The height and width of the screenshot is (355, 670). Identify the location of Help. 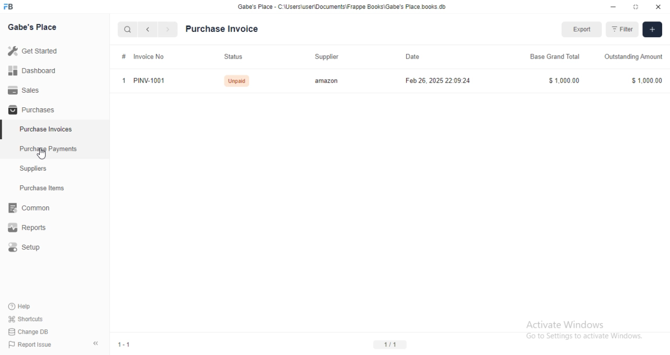
(21, 307).